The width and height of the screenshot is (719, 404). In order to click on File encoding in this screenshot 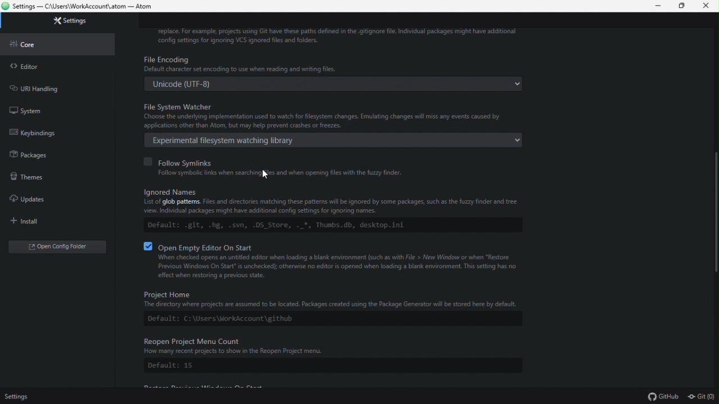, I will do `click(335, 72)`.